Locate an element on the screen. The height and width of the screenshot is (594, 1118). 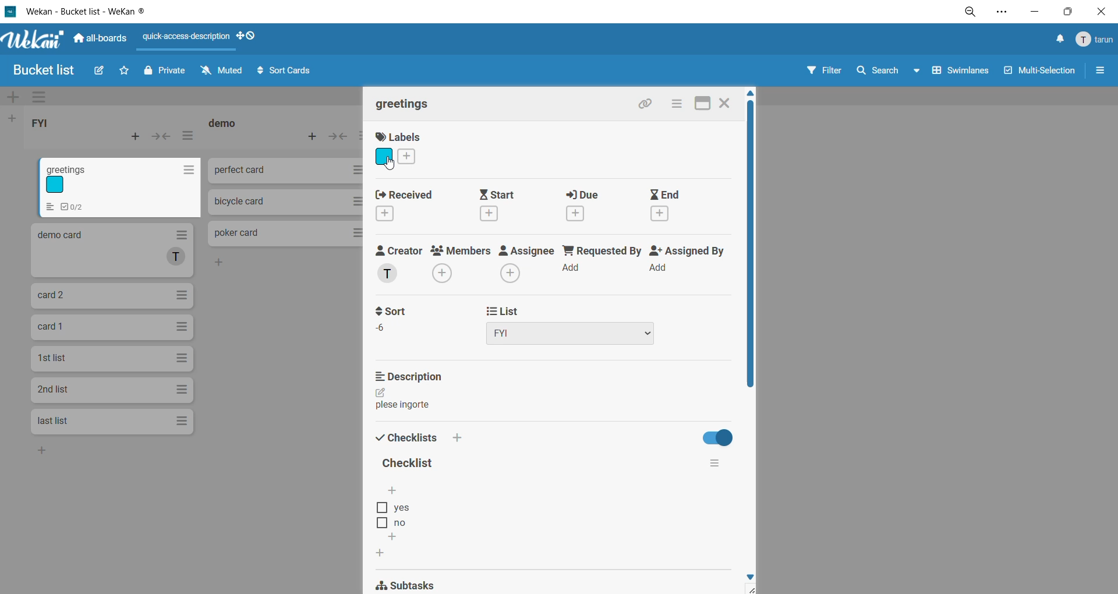
2nd list is located at coordinates (112, 391).